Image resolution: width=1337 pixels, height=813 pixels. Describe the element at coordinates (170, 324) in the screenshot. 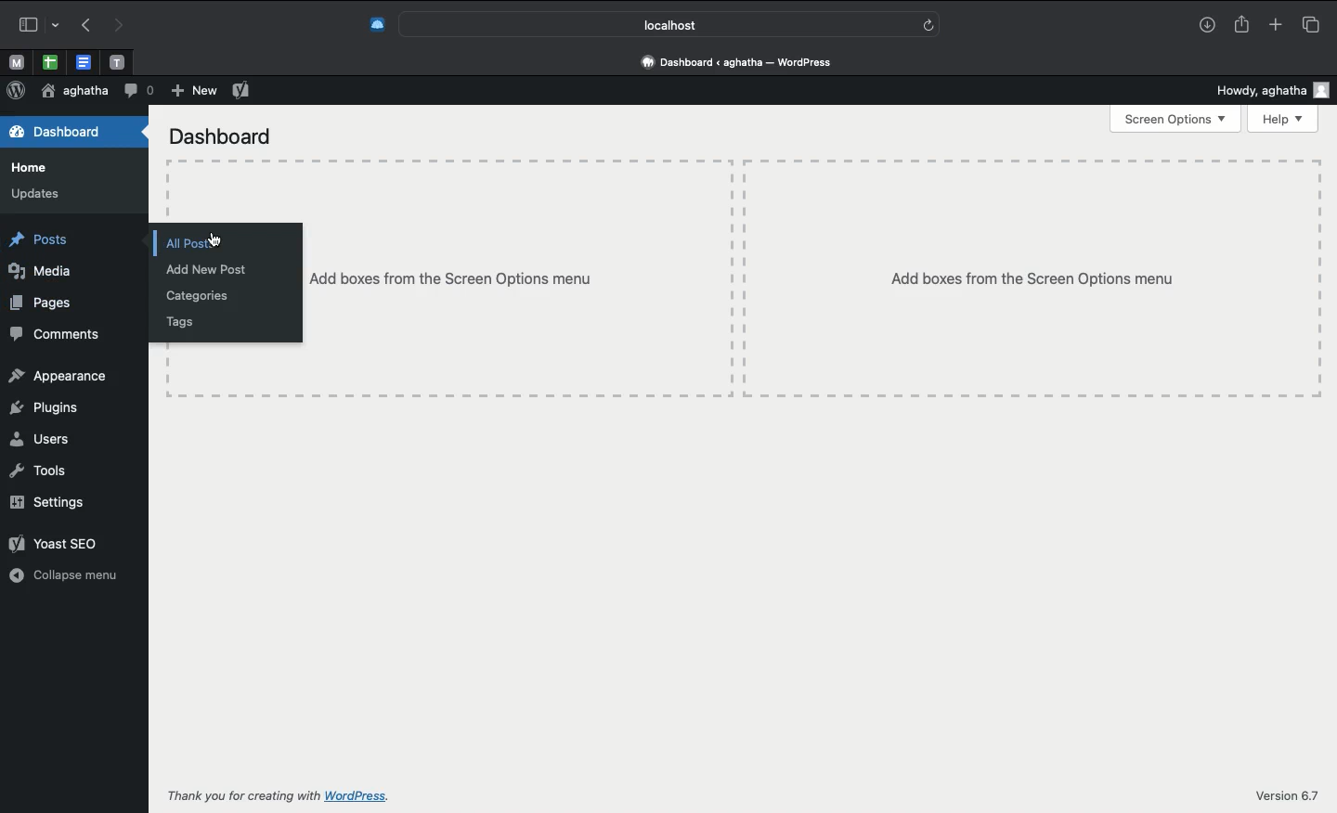

I see `Tags` at that location.